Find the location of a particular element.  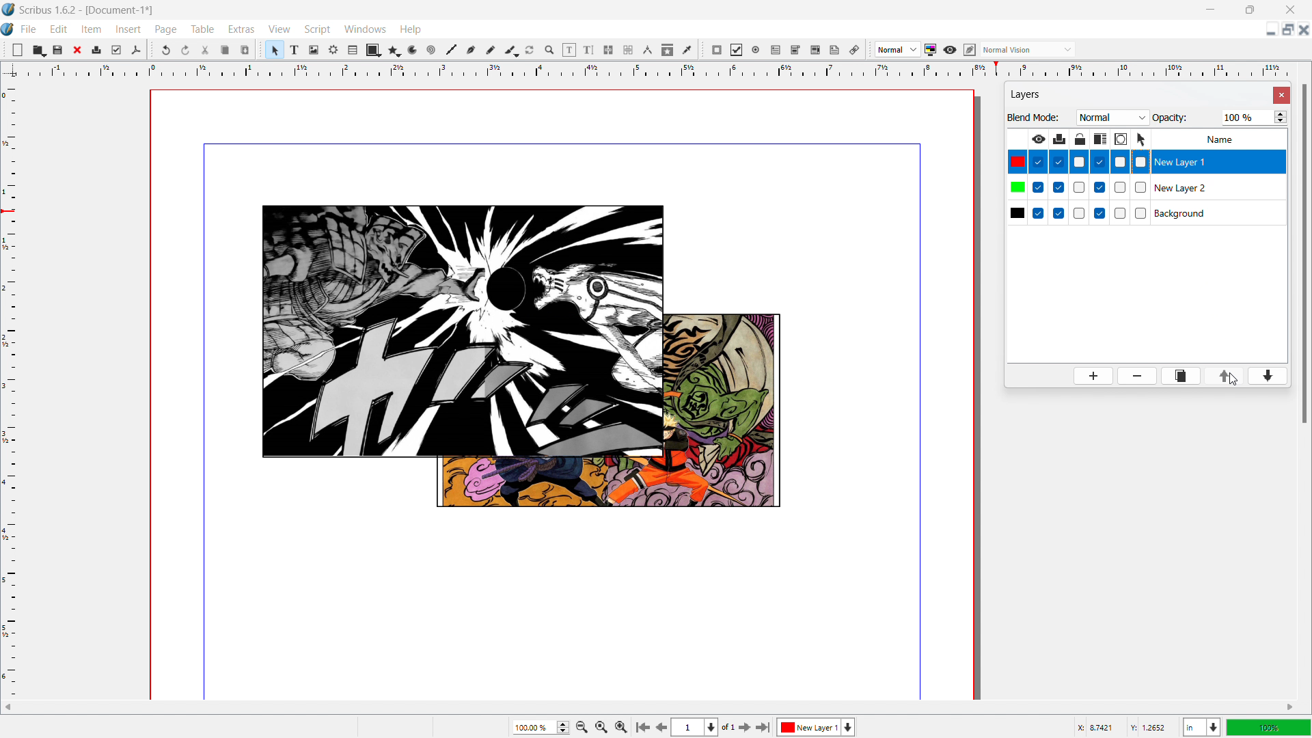

move layer down is located at coordinates (1268, 377).